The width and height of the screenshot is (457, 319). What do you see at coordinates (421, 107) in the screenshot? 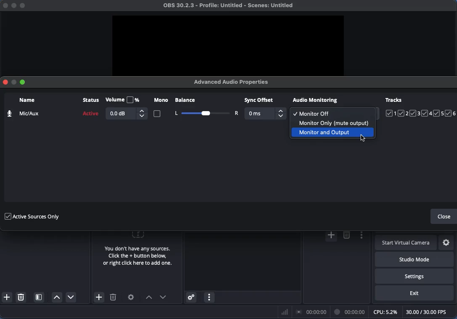
I see `Tracks` at bounding box center [421, 107].